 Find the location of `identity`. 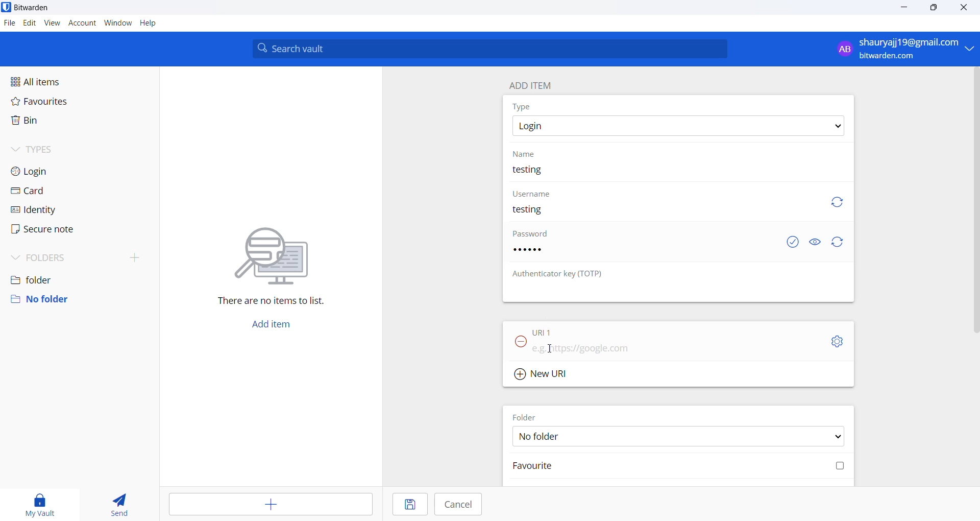

identity is located at coordinates (50, 210).